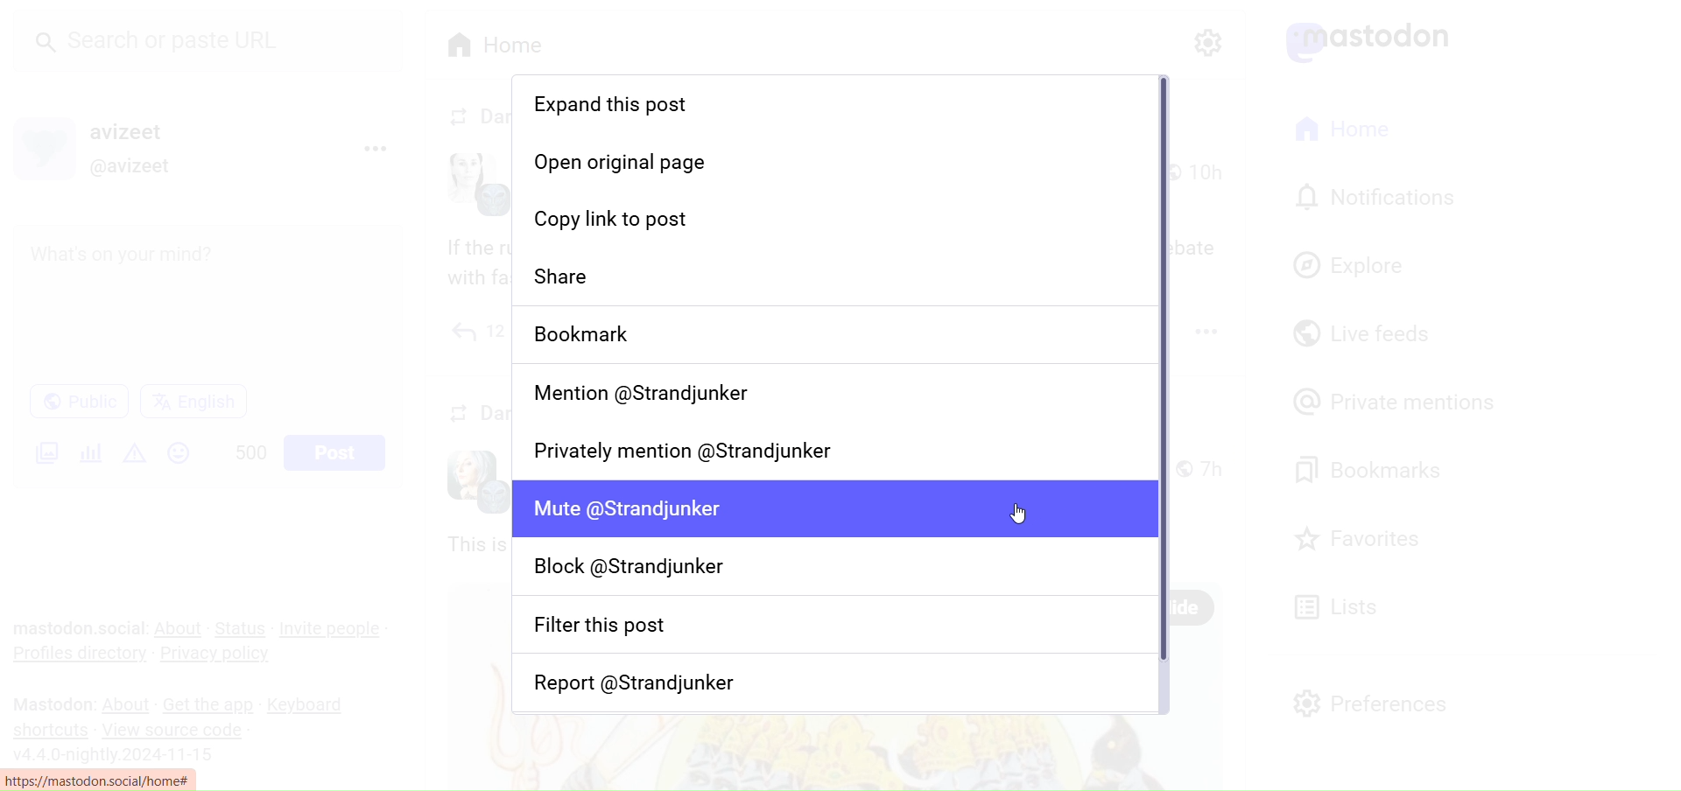 Image resolution: width=1681 pixels, height=791 pixels. What do you see at coordinates (835, 219) in the screenshot?
I see `Copy Link to Post` at bounding box center [835, 219].